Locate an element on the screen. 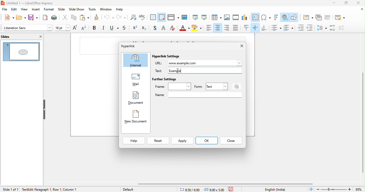  superscript is located at coordinates (135, 28).